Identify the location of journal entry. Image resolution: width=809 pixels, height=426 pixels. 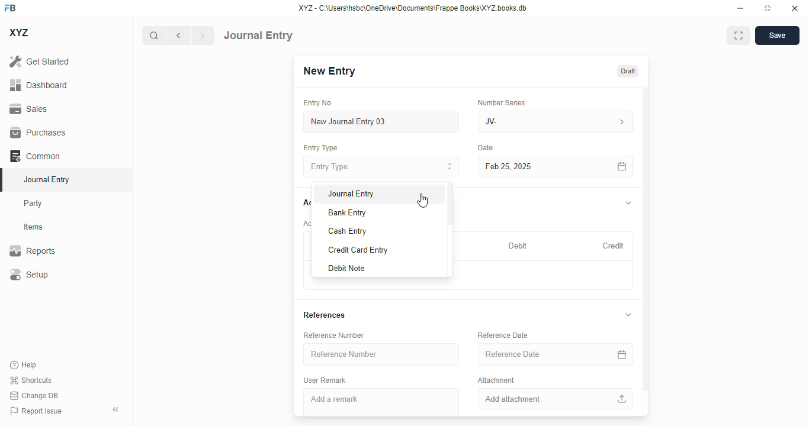
(258, 35).